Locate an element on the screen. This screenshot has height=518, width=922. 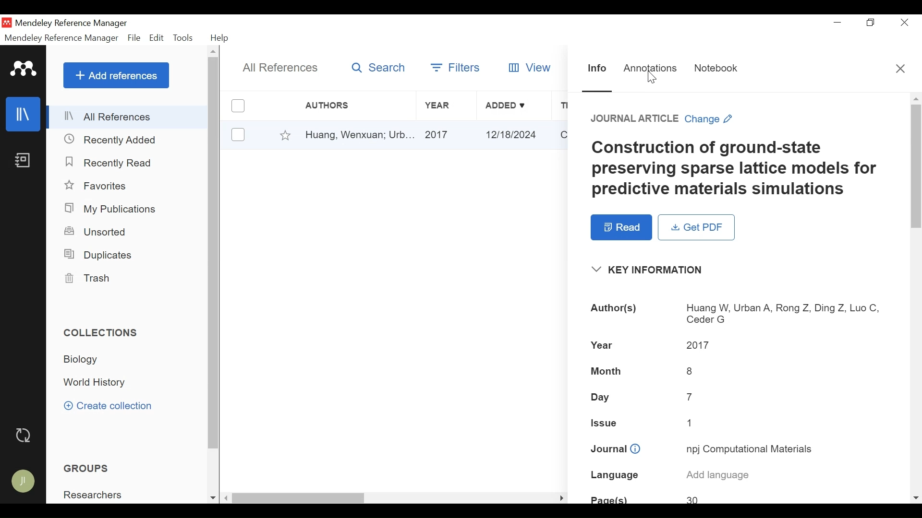
Group is located at coordinates (89, 468).